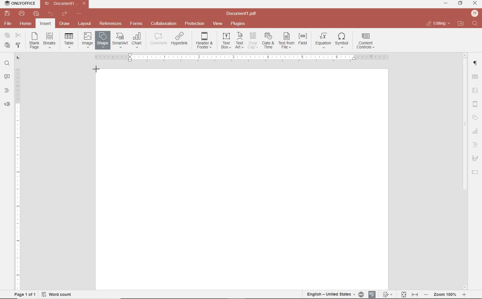 Image resolution: width=482 pixels, height=299 pixels. I want to click on copy, so click(7, 36).